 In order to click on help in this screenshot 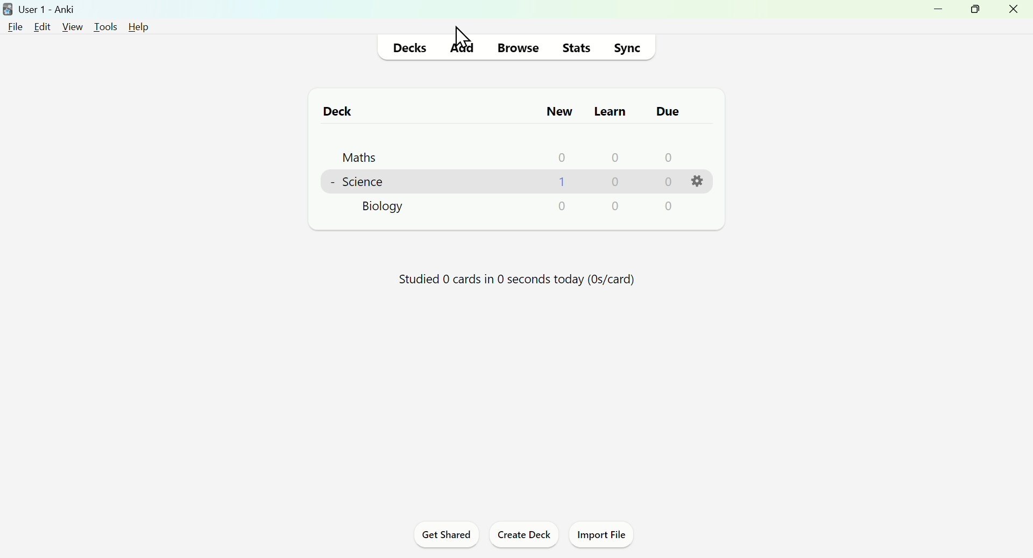, I will do `click(140, 28)`.